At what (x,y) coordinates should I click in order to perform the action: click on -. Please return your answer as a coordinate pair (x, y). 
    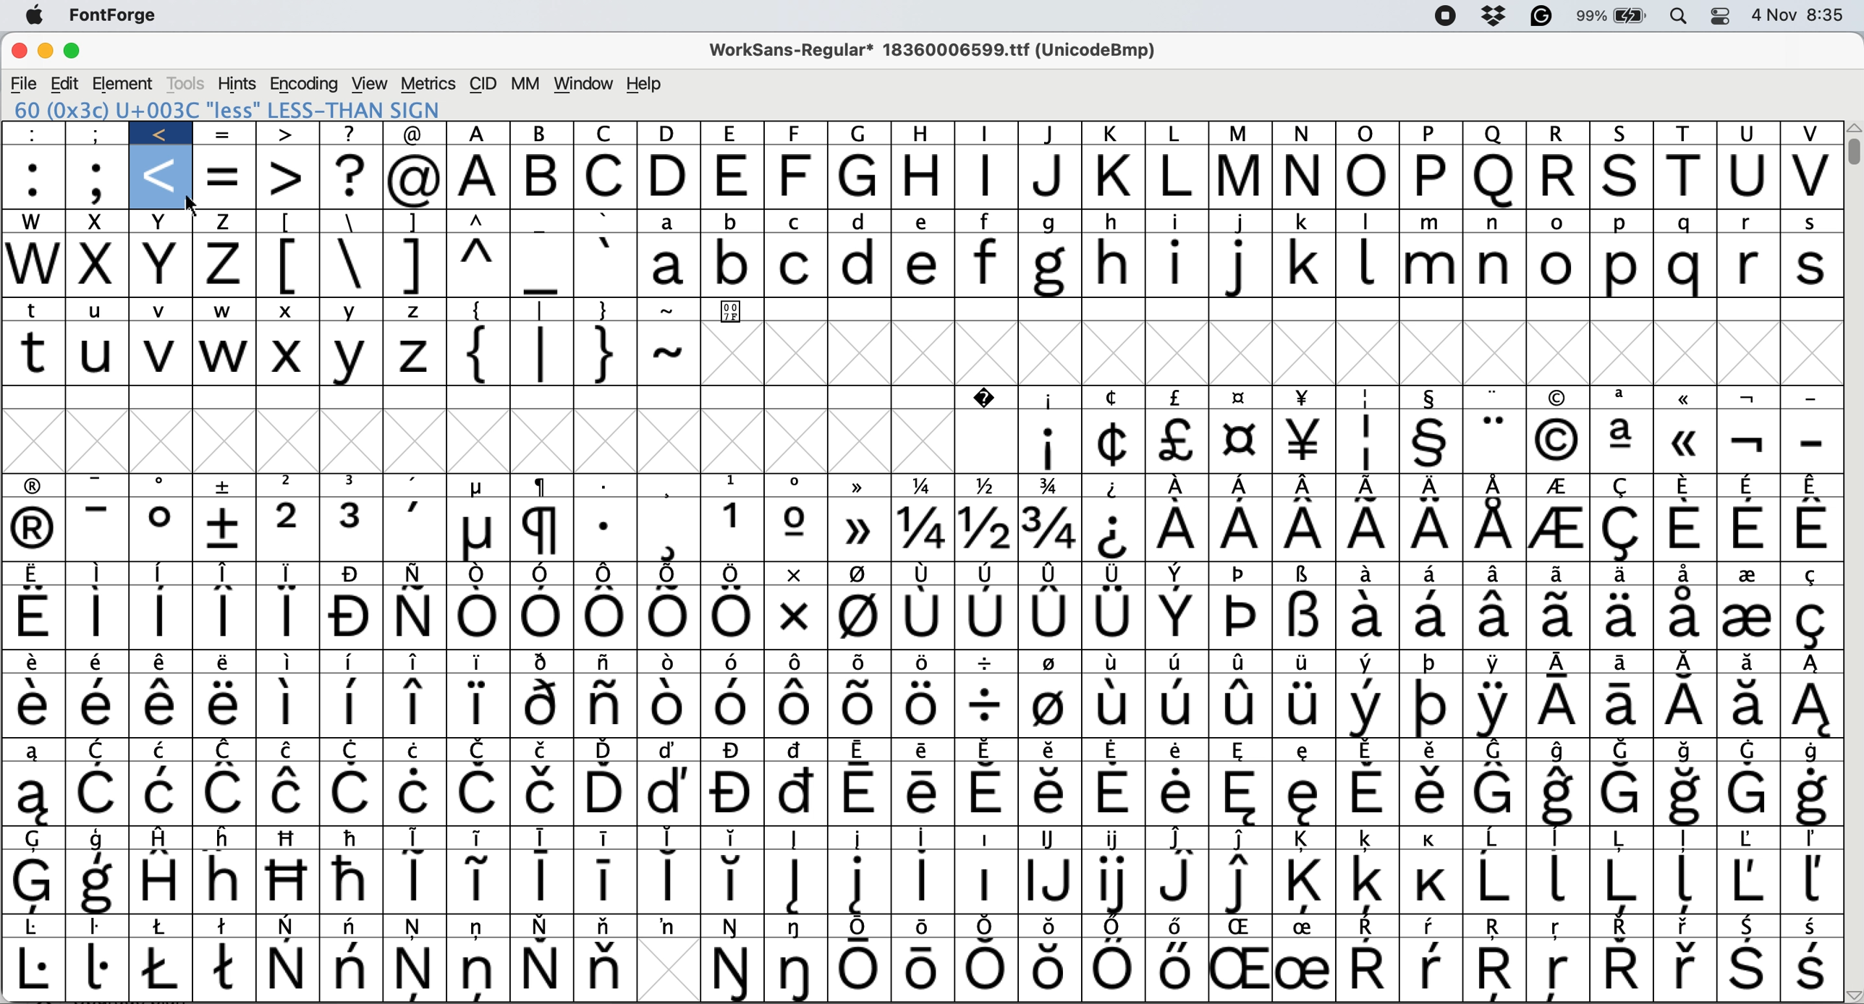
    Looking at the image, I should click on (103, 529).